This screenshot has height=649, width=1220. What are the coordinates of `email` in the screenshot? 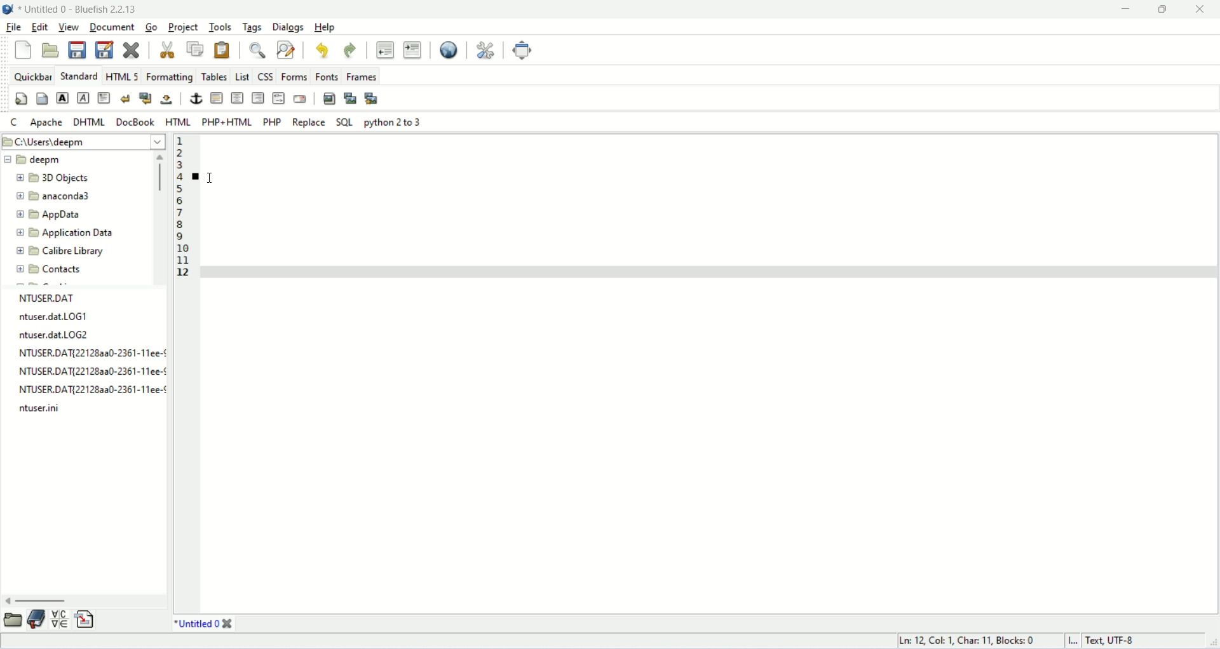 It's located at (299, 98).